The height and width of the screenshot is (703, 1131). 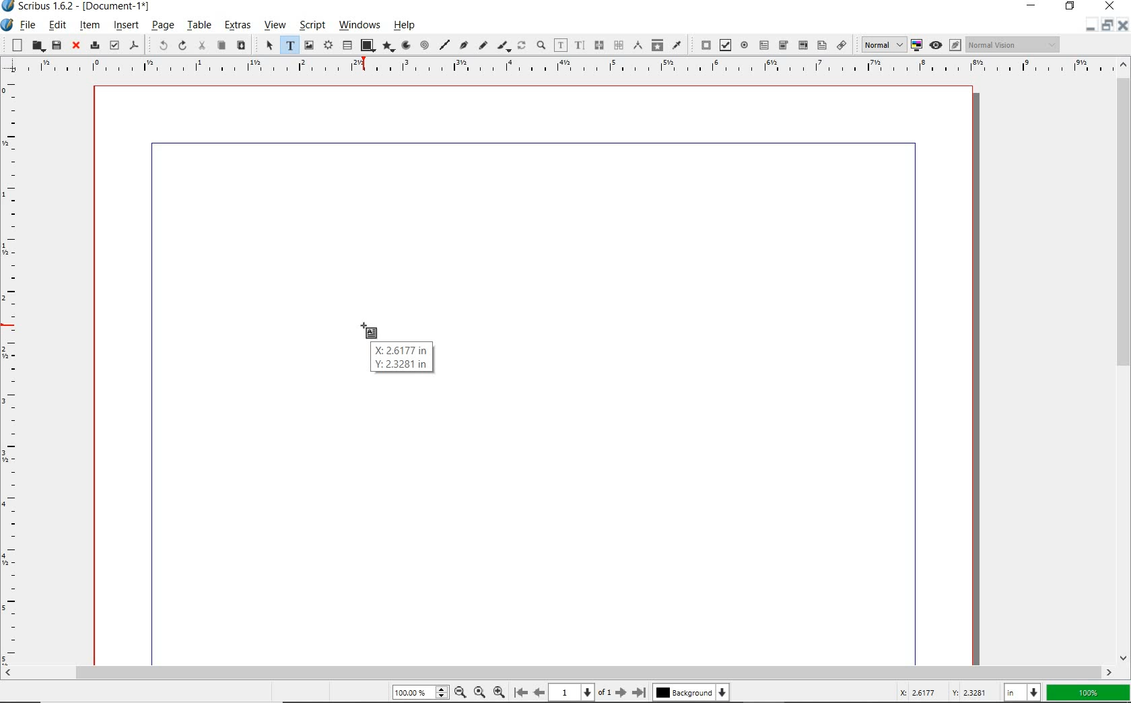 What do you see at coordinates (619, 46) in the screenshot?
I see `unlink text frames` at bounding box center [619, 46].